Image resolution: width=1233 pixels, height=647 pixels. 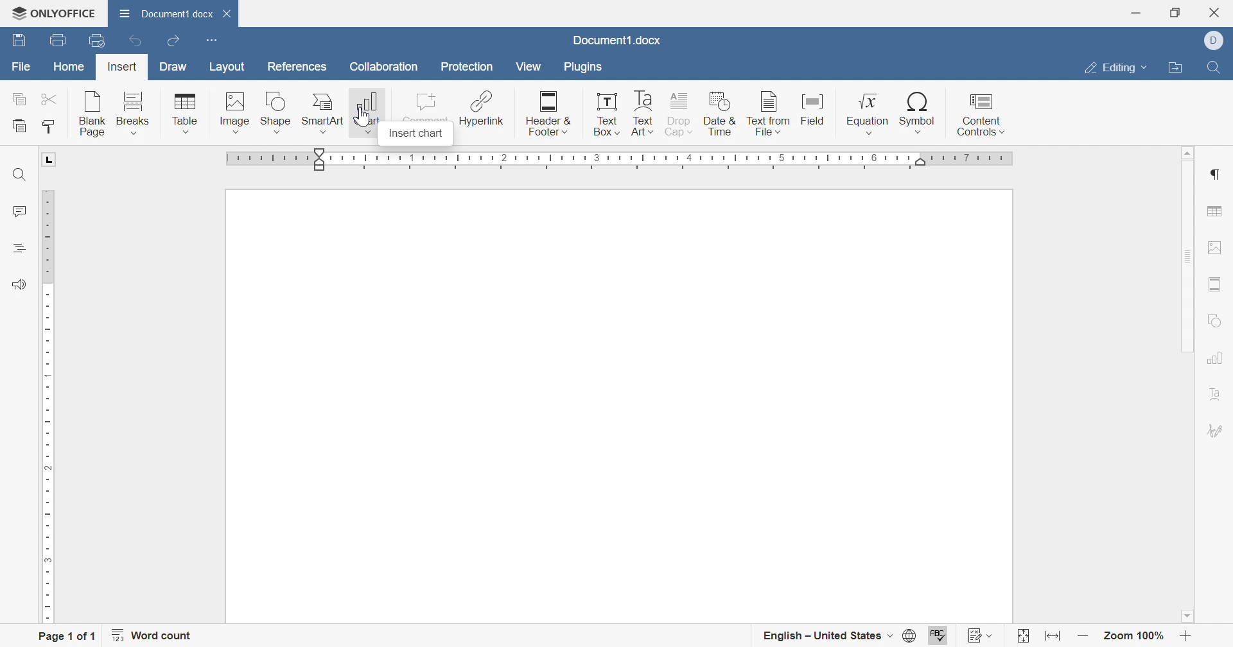 What do you see at coordinates (96, 41) in the screenshot?
I see `Quick print` at bounding box center [96, 41].